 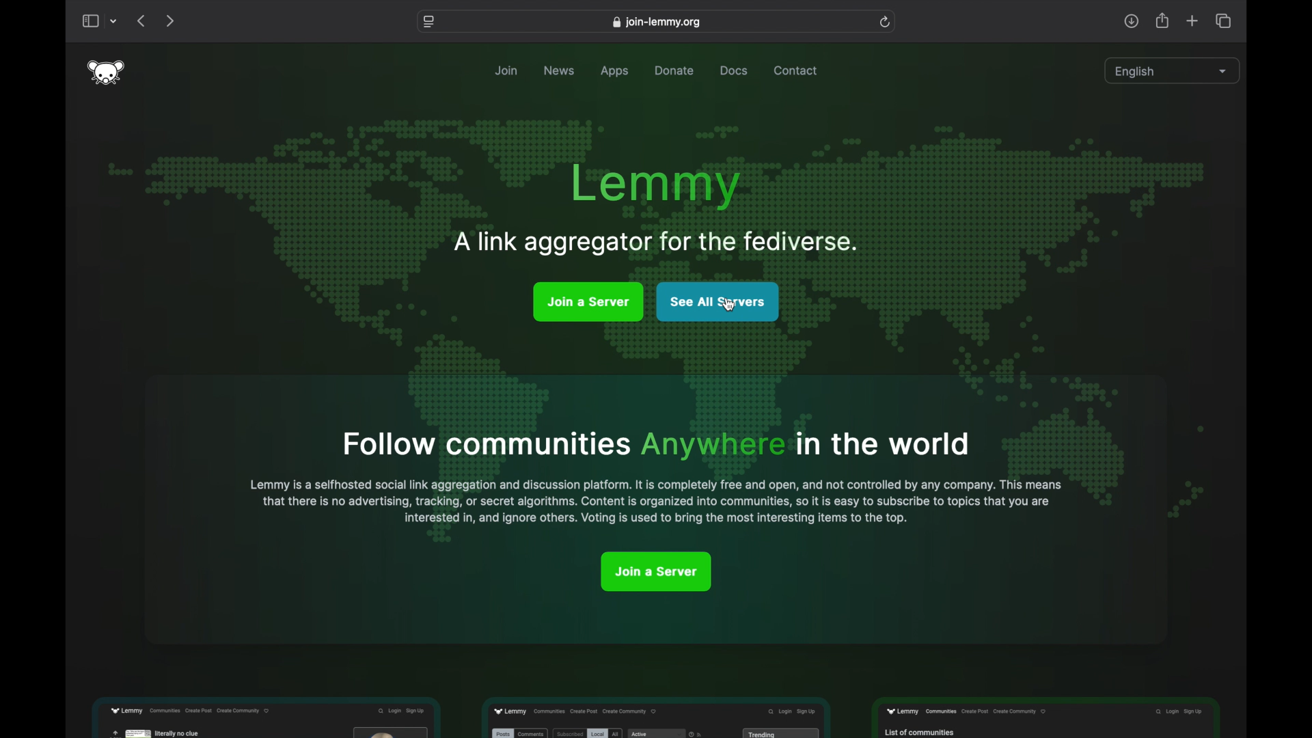 I want to click on refresh, so click(x=886, y=22).